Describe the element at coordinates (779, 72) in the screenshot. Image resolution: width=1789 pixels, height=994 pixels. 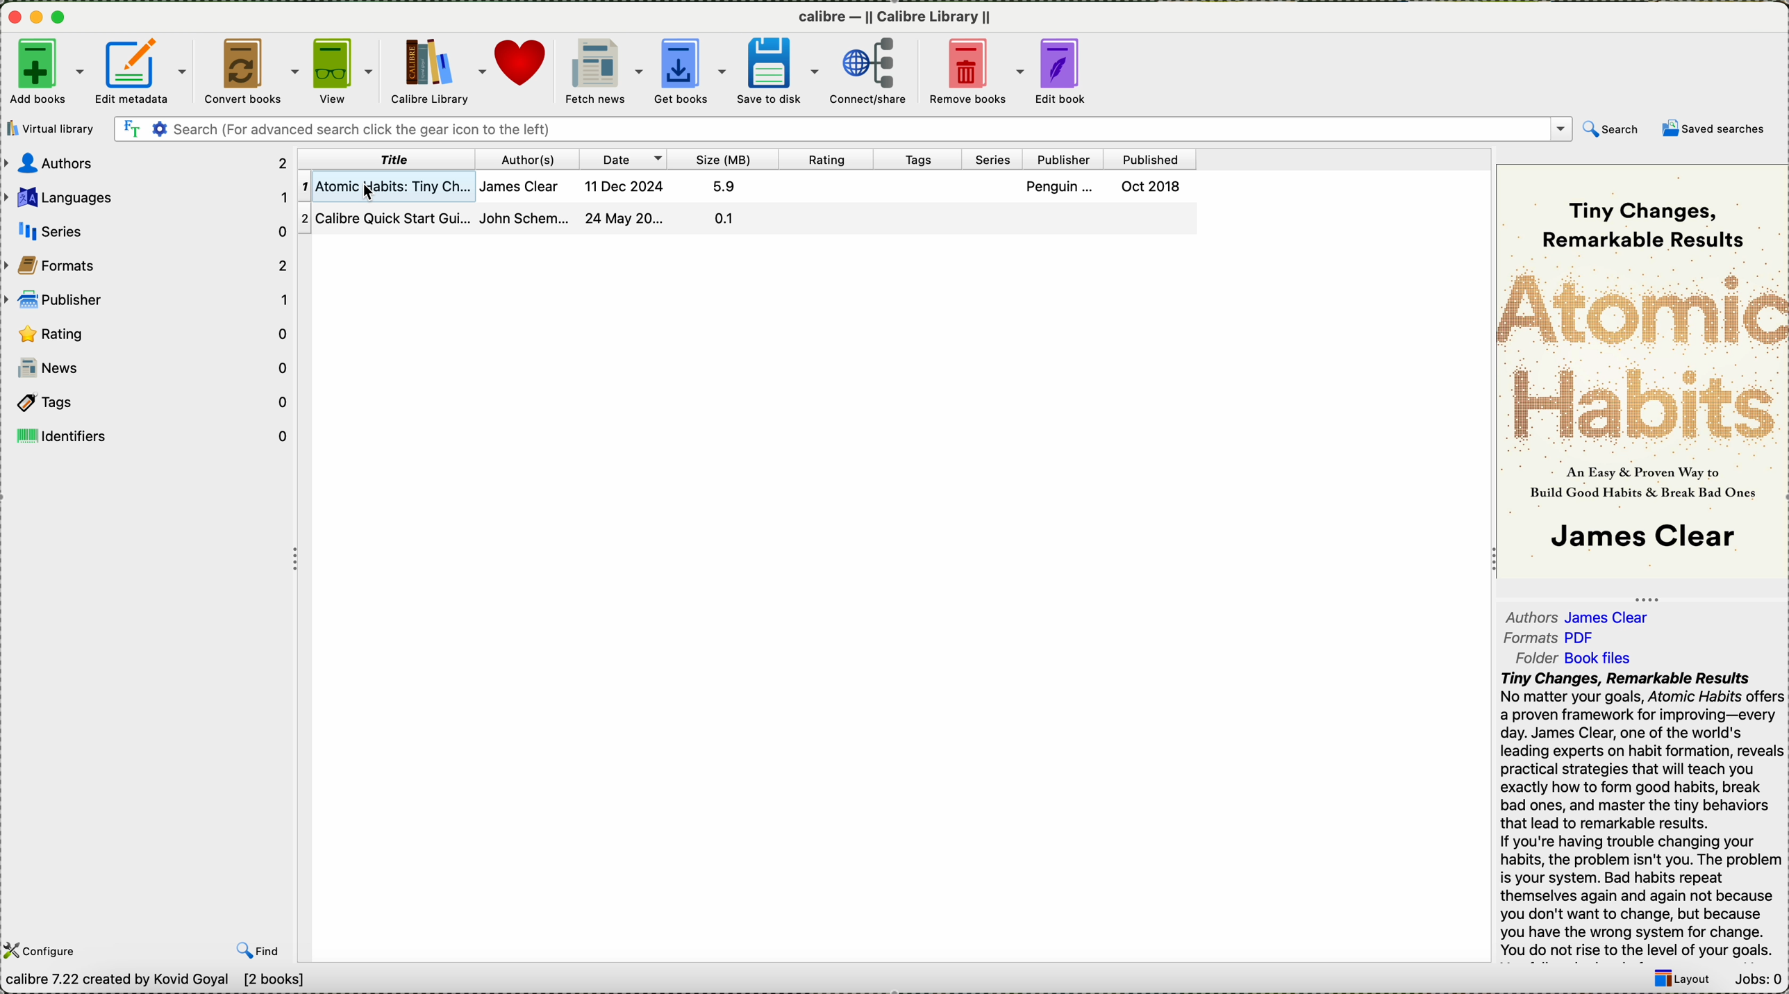
I see `save to disk` at that location.